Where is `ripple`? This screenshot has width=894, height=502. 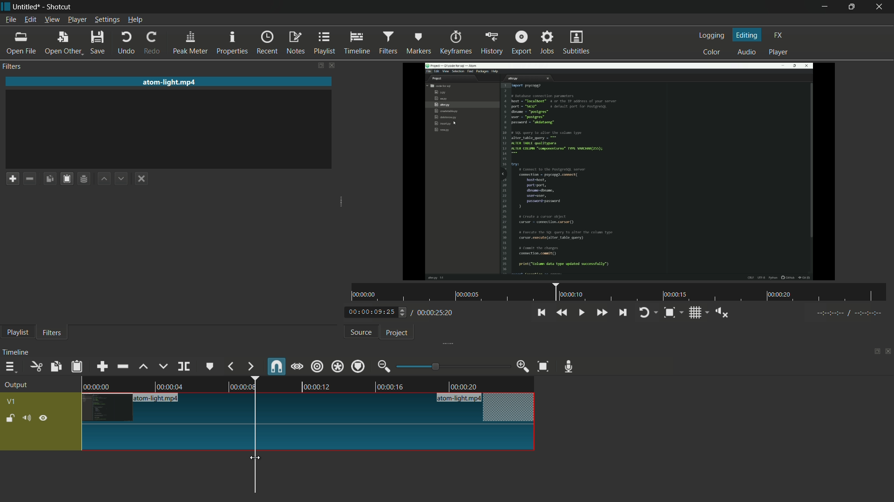
ripple is located at coordinates (318, 367).